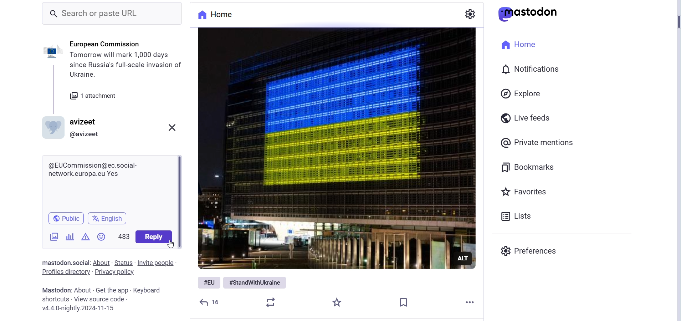 Image resolution: width=681 pixels, height=321 pixels. Describe the element at coordinates (103, 299) in the screenshot. I see `View Source Code` at that location.